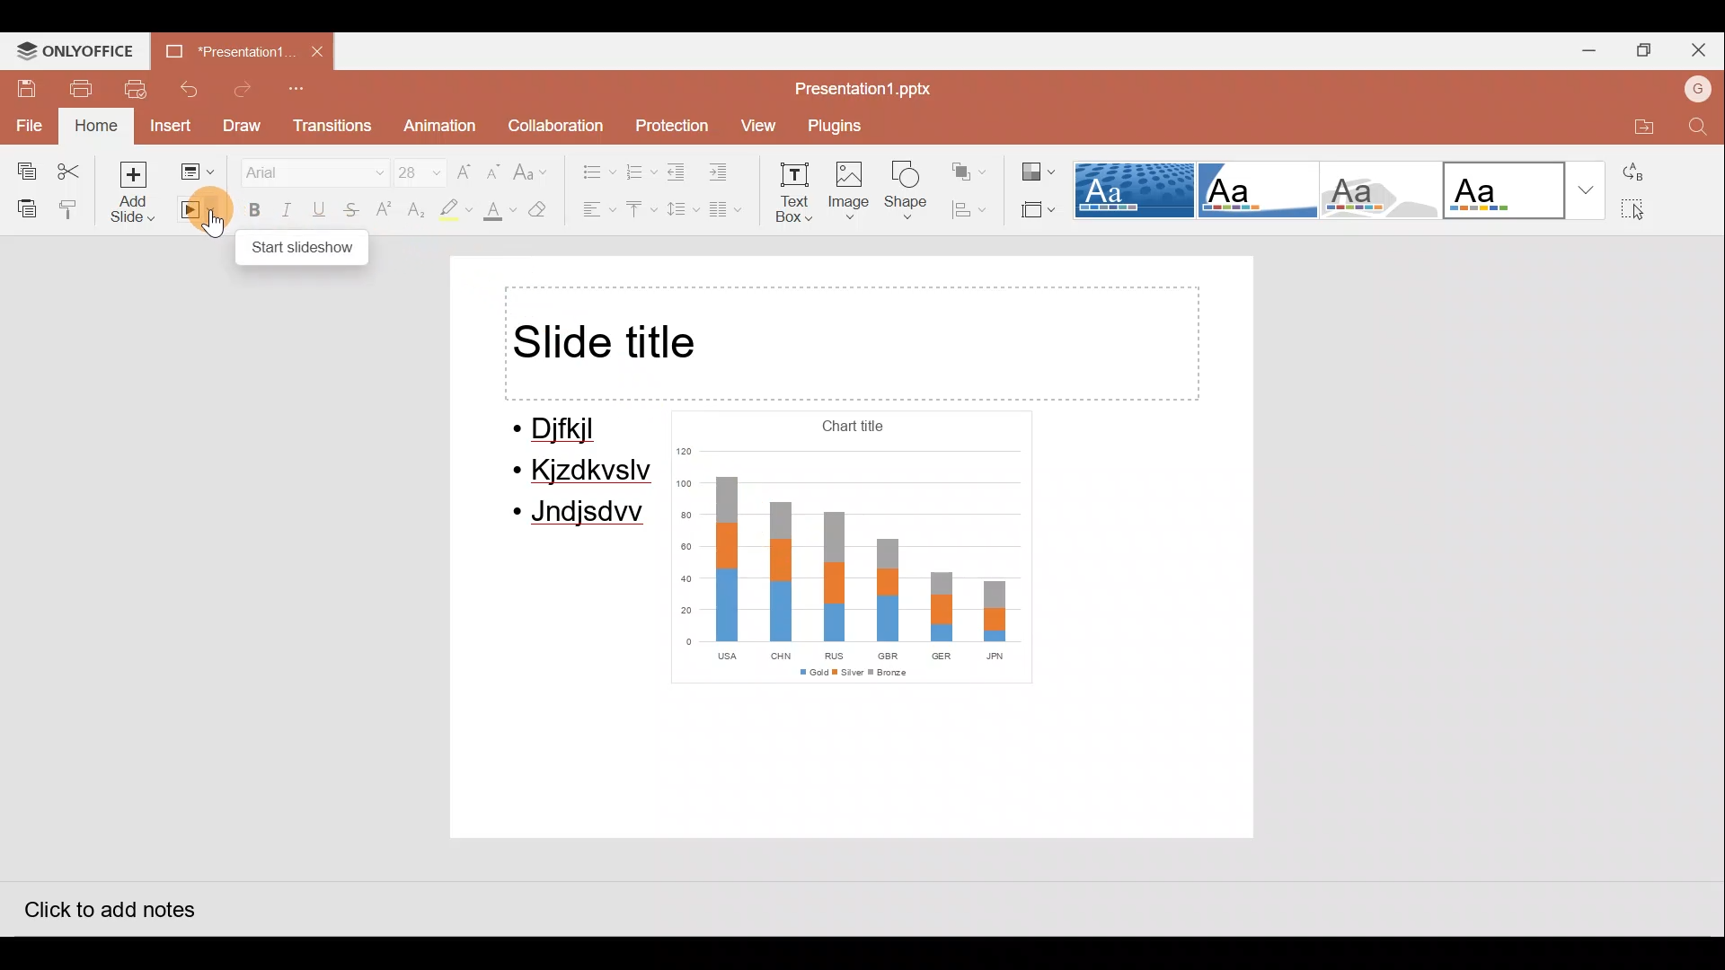 This screenshot has width=1725, height=970. What do you see at coordinates (77, 208) in the screenshot?
I see `Copy style` at bounding box center [77, 208].